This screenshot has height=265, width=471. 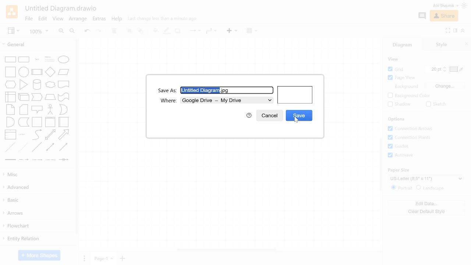 I want to click on Connection arrows, so click(x=413, y=129).